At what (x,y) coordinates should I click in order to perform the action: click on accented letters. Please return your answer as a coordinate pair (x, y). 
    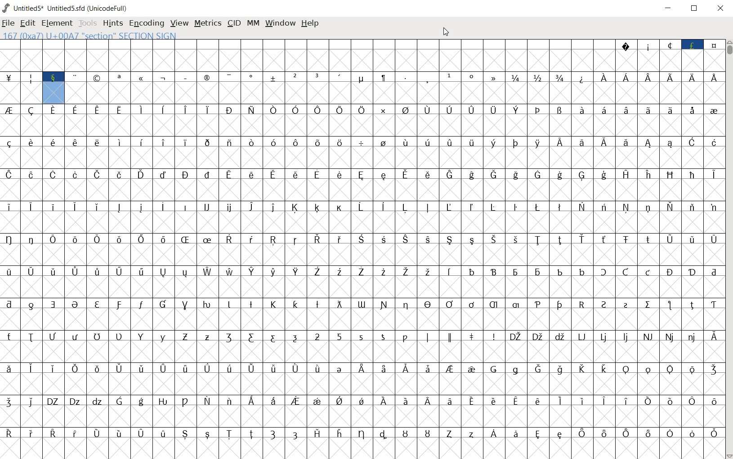
    Looking at the image, I should click on (109, 185).